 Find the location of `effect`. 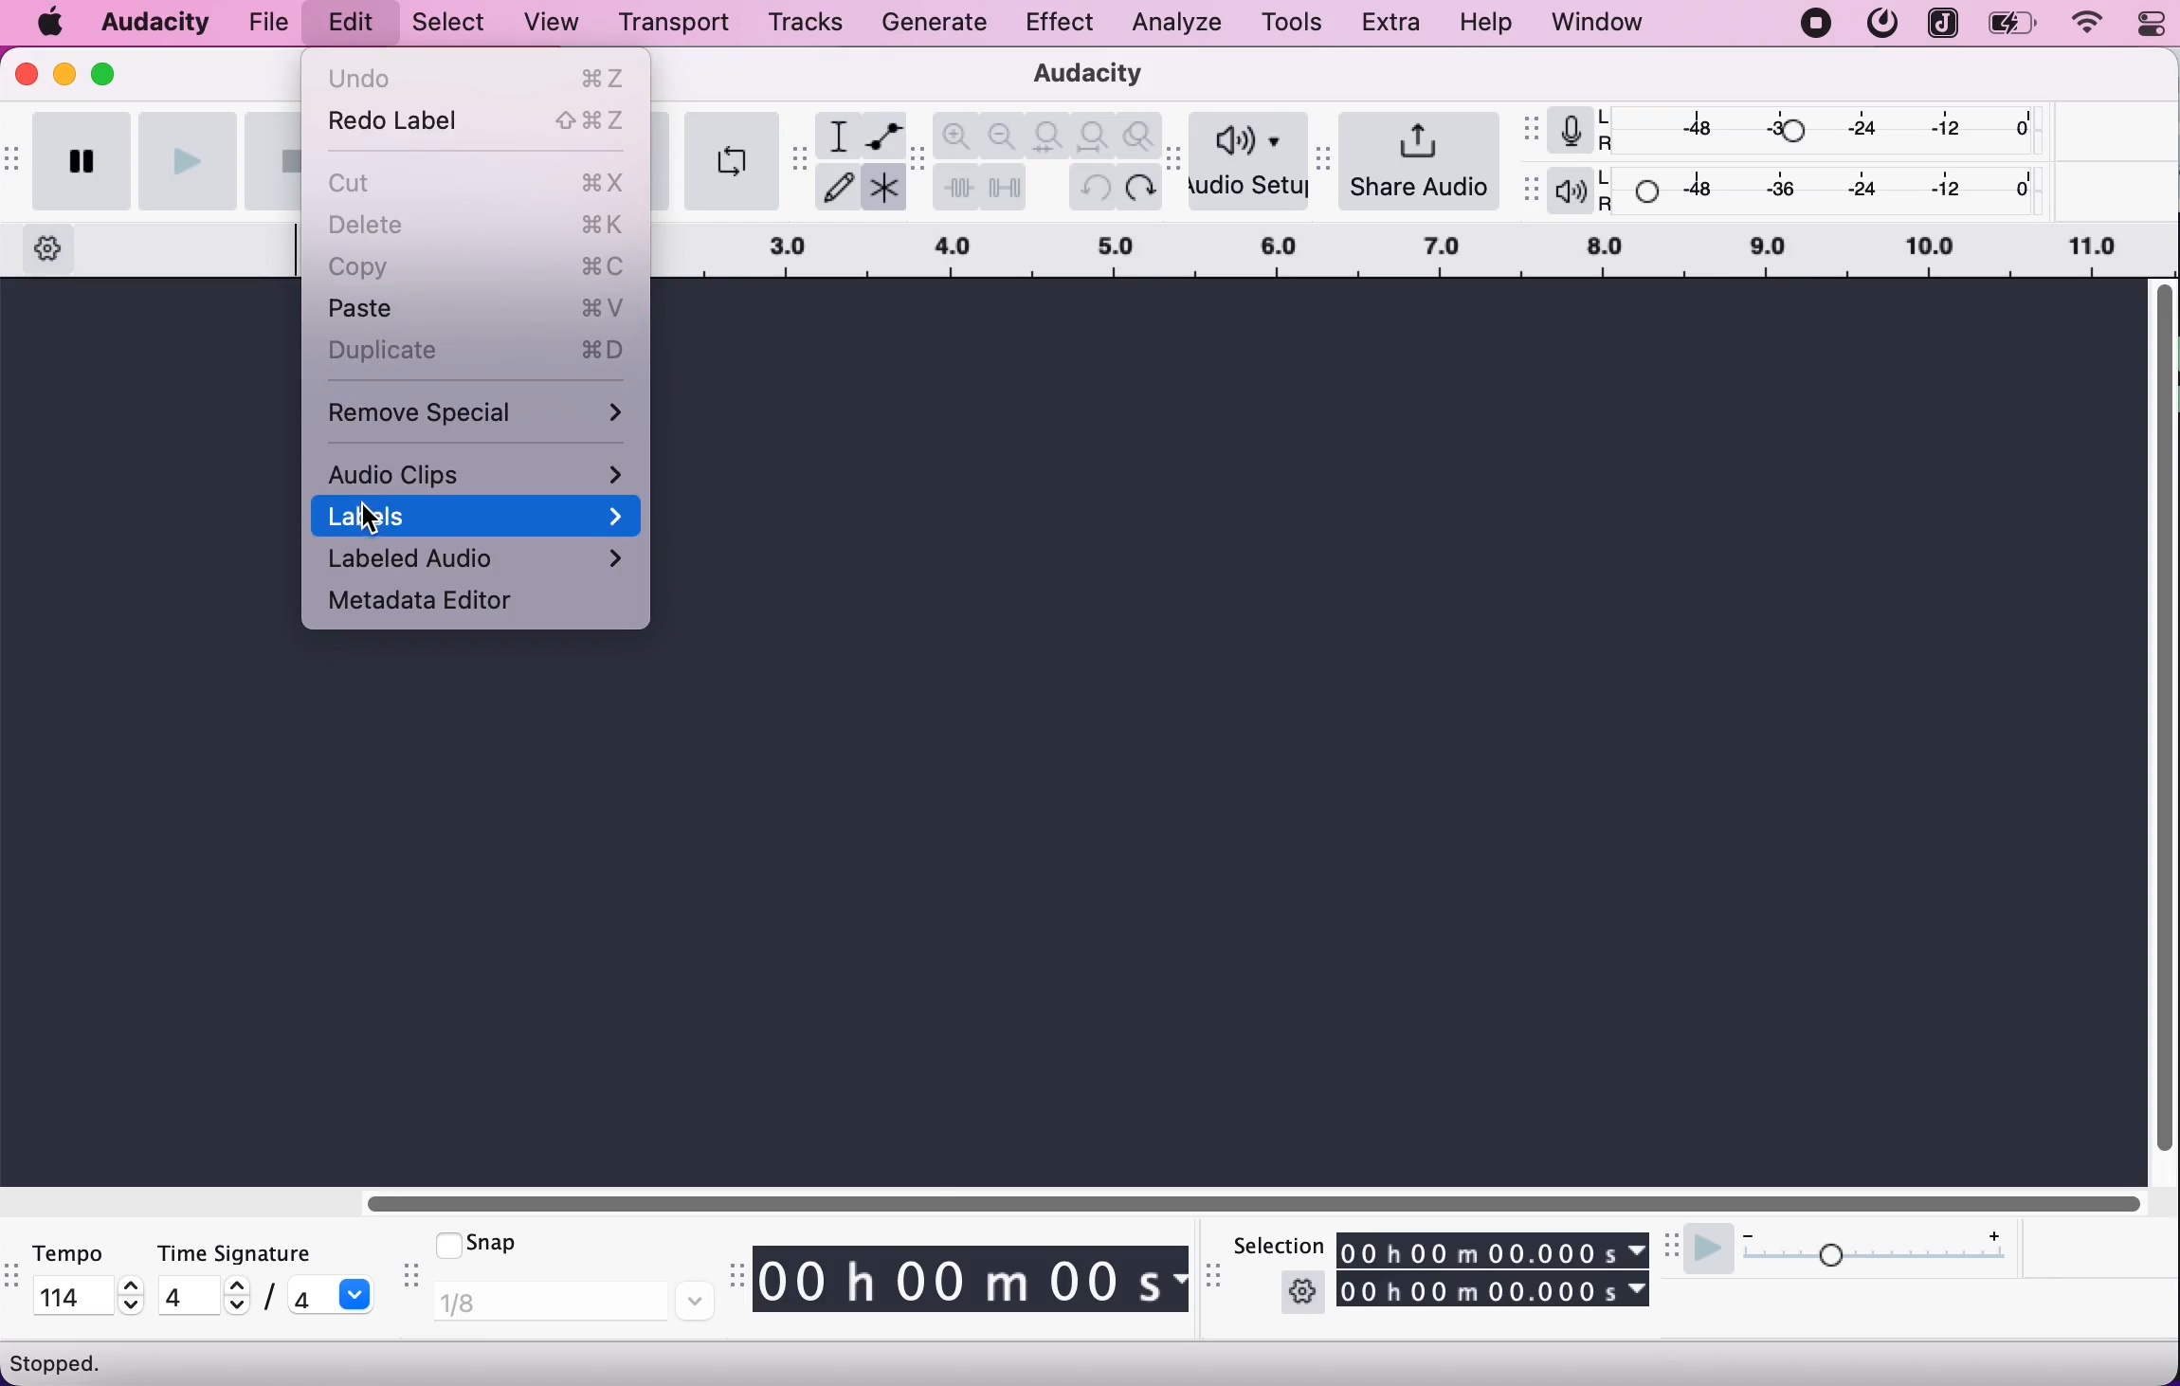

effect is located at coordinates (1060, 25).